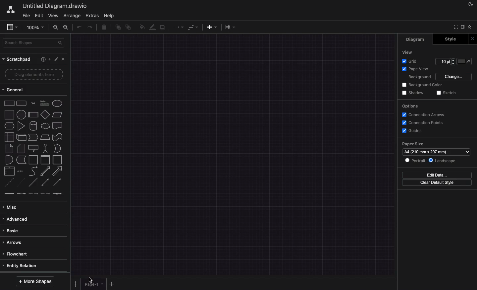 Image resolution: width=477 pixels, height=290 pixels. Describe the element at coordinates (33, 115) in the screenshot. I see `process` at that location.